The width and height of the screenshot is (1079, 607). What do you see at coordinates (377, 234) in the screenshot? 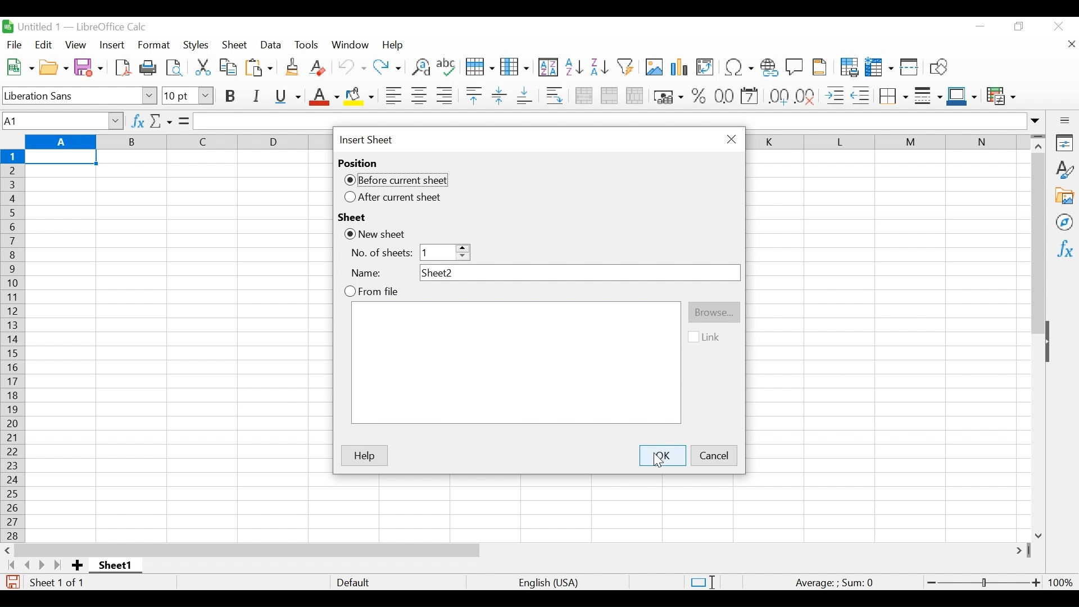
I see `(un)select new sheet` at bounding box center [377, 234].